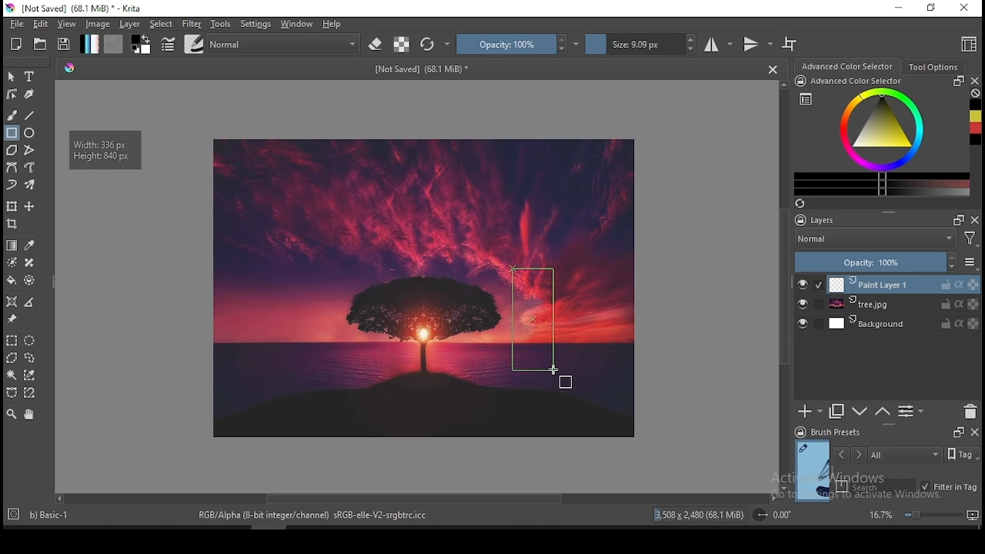  I want to click on search, so click(876, 486).